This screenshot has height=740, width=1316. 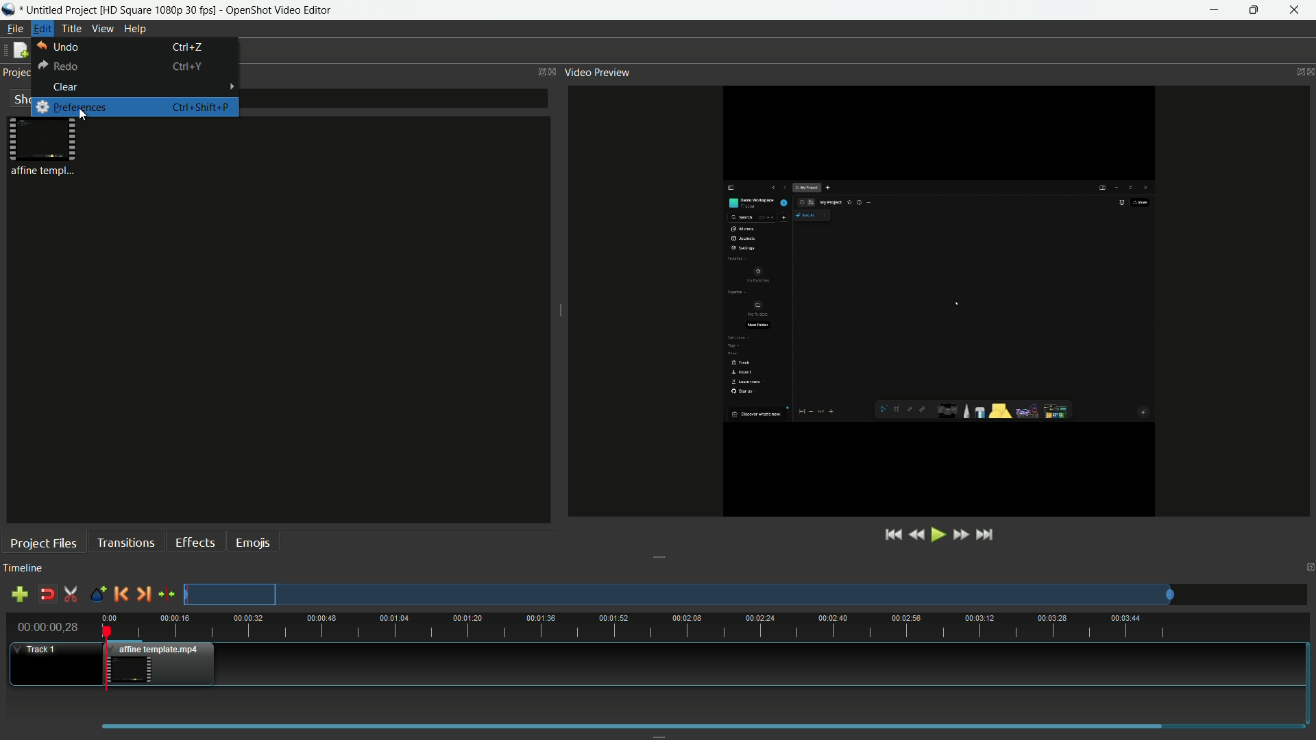 I want to click on next marker, so click(x=143, y=593).